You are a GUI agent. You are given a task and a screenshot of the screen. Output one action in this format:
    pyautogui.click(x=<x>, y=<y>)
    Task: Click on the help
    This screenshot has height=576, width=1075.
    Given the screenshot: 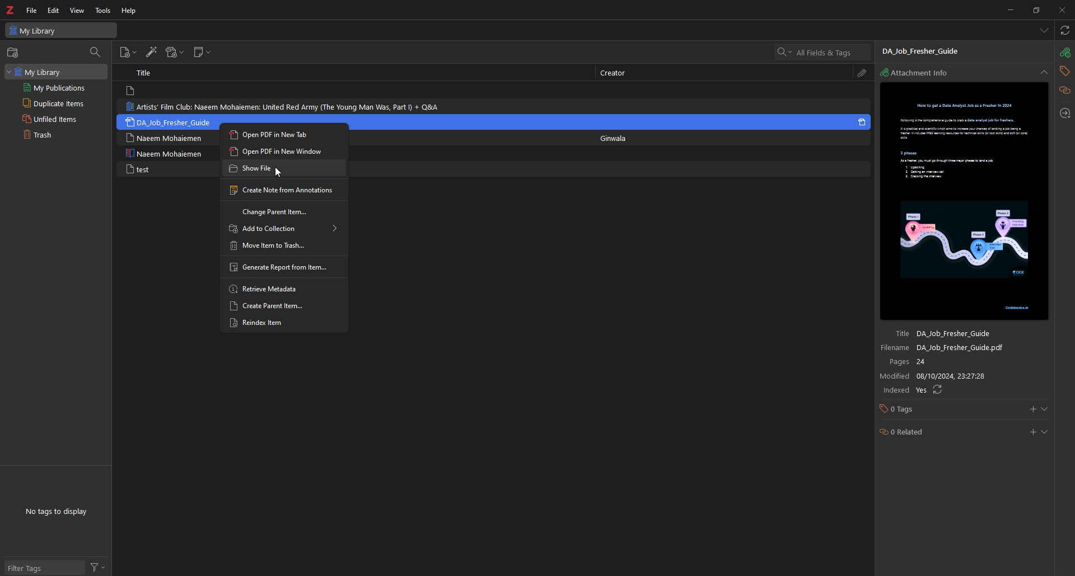 What is the action you would take?
    pyautogui.click(x=129, y=11)
    